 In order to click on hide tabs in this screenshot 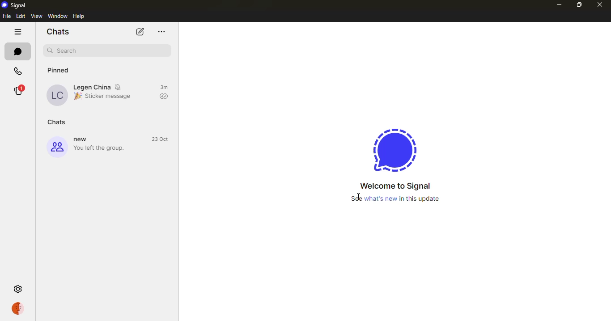, I will do `click(17, 31)`.